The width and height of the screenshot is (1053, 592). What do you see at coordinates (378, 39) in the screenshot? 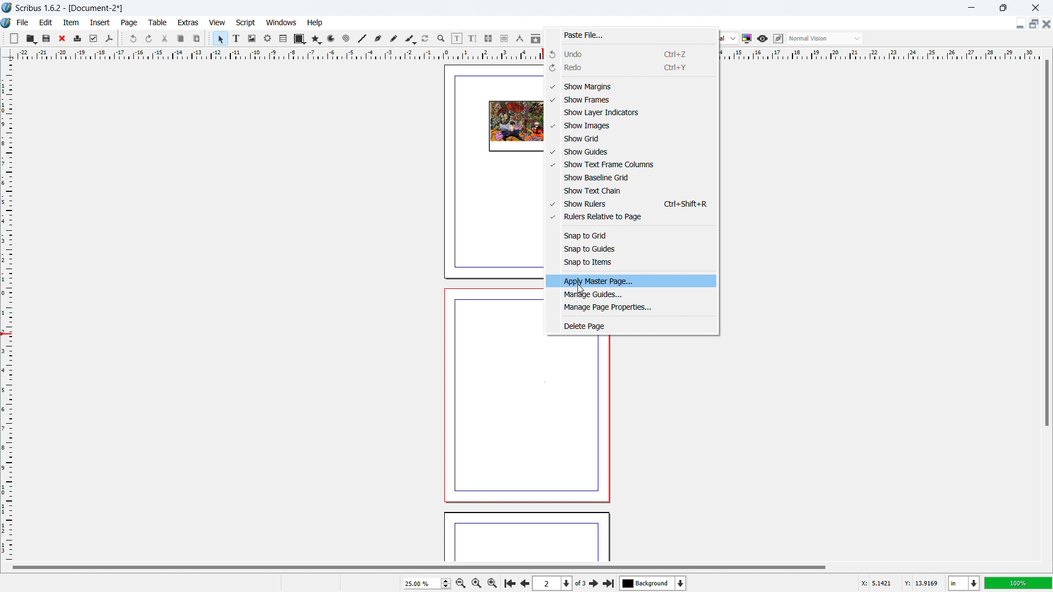
I see `bezier curve` at bounding box center [378, 39].